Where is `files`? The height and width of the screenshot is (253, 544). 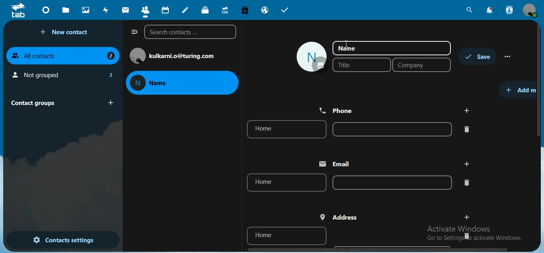 files is located at coordinates (67, 10).